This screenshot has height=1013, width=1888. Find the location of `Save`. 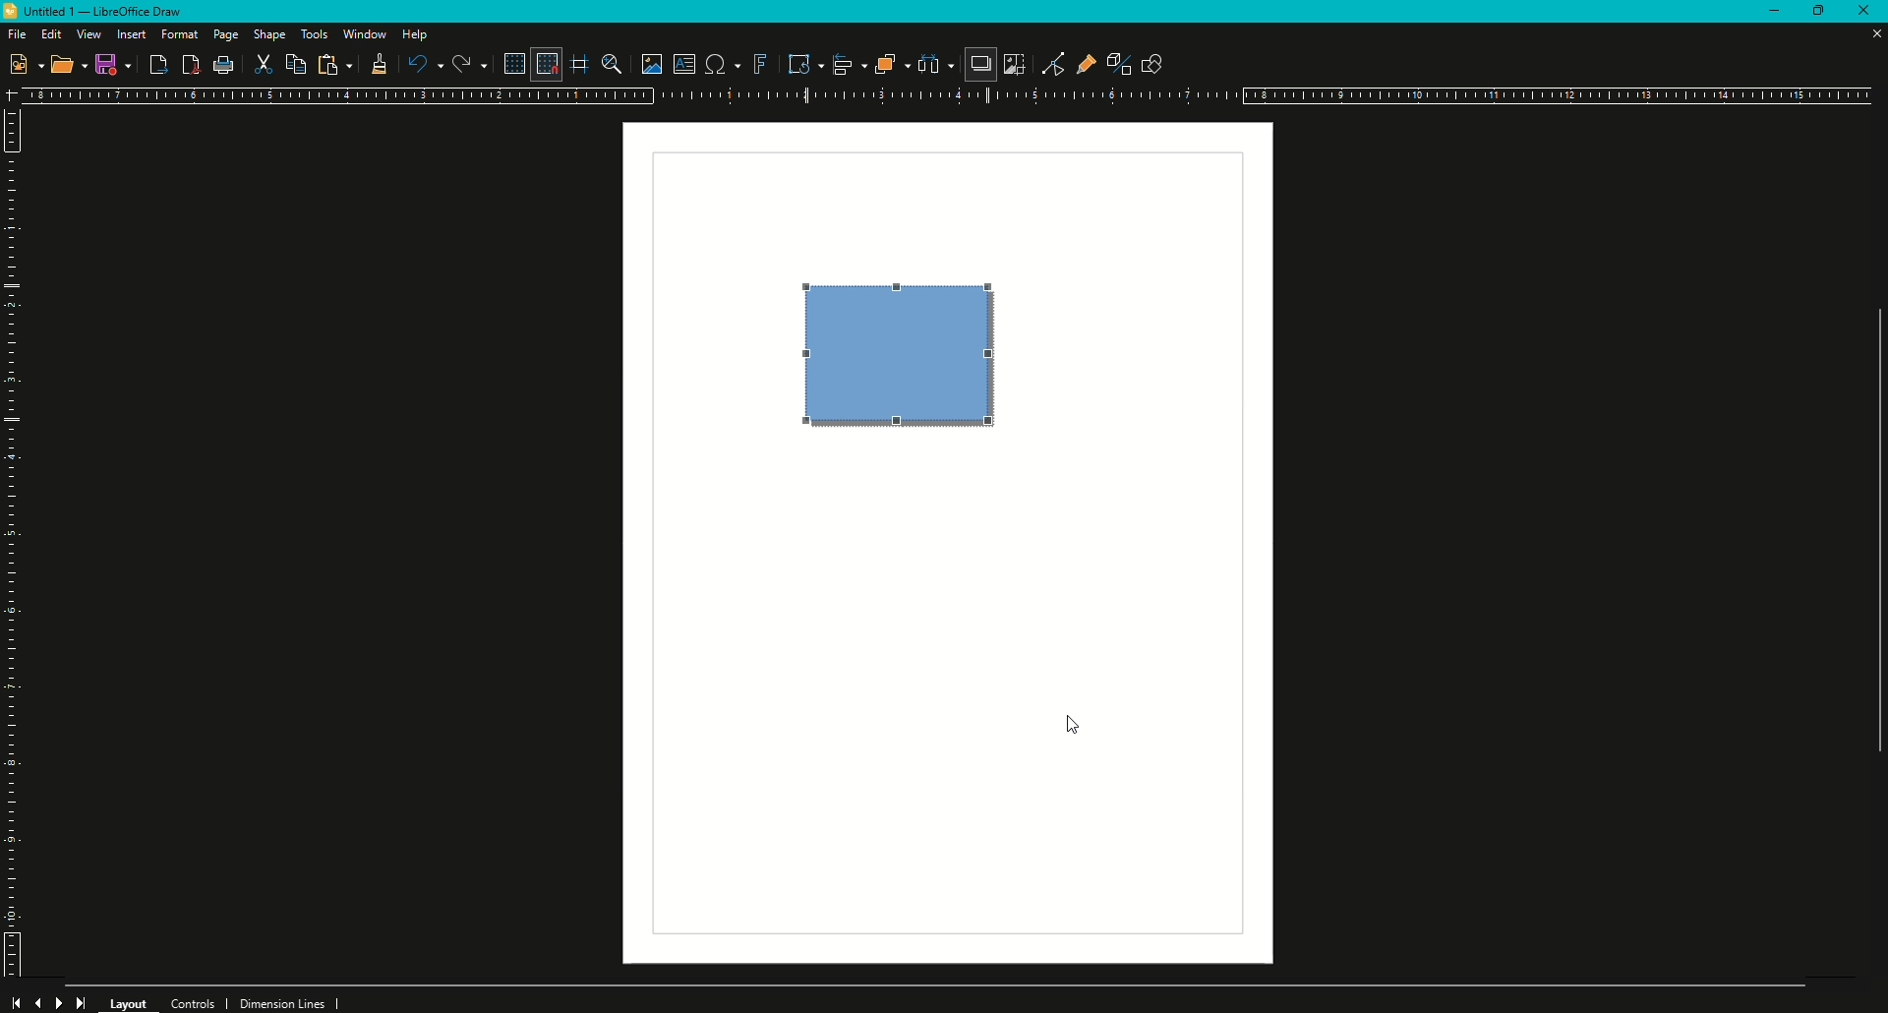

Save is located at coordinates (113, 64).